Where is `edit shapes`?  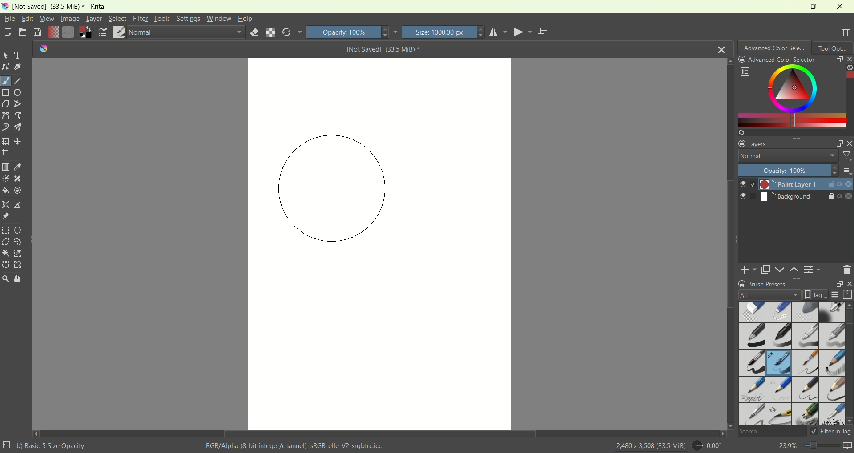
edit shapes is located at coordinates (6, 67).